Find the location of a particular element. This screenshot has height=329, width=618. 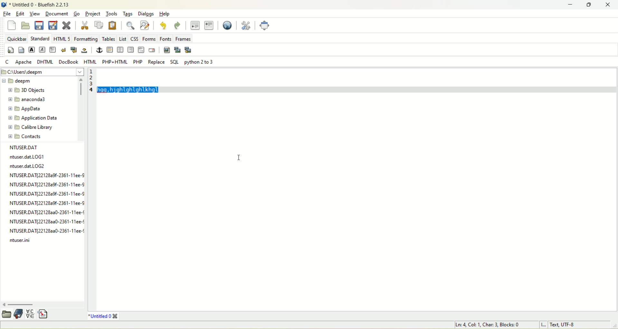

fullscreen is located at coordinates (264, 25).